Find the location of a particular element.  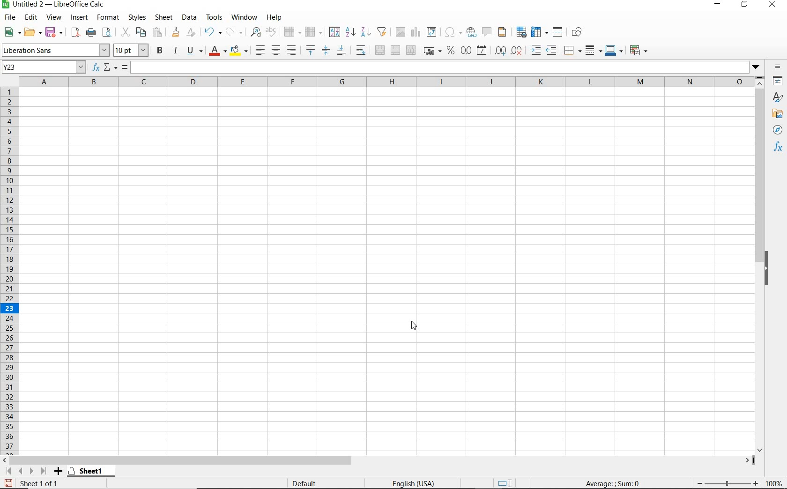

ALIGN CENTER is located at coordinates (276, 51).